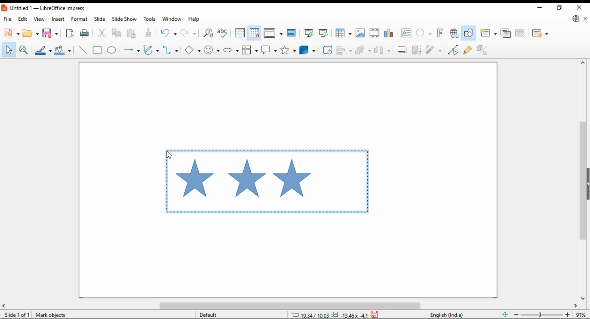 This screenshot has height=319, width=590. Describe the element at coordinates (150, 32) in the screenshot. I see `paste` at that location.